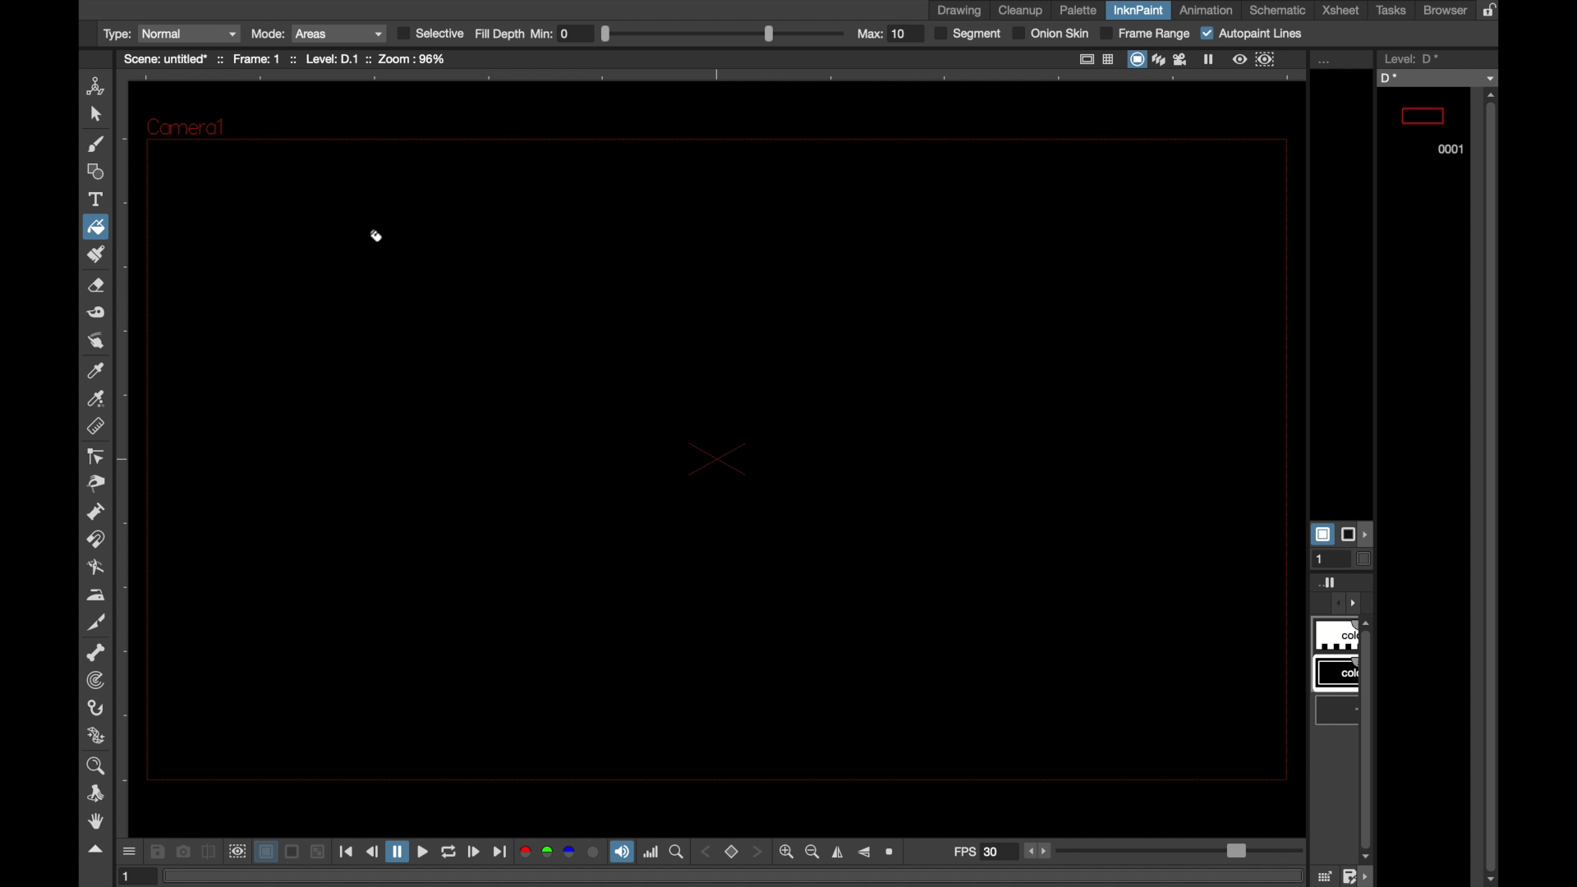  What do you see at coordinates (1409, 57) in the screenshot?
I see `level` at bounding box center [1409, 57].